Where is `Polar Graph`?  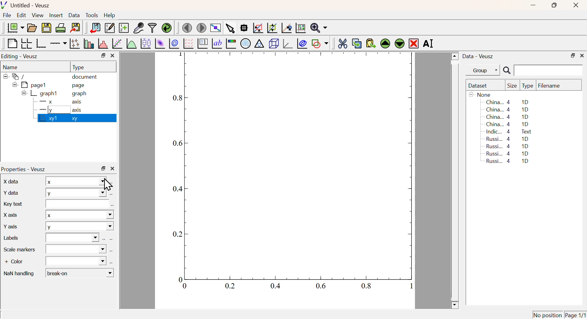
Polar Graph is located at coordinates (246, 43).